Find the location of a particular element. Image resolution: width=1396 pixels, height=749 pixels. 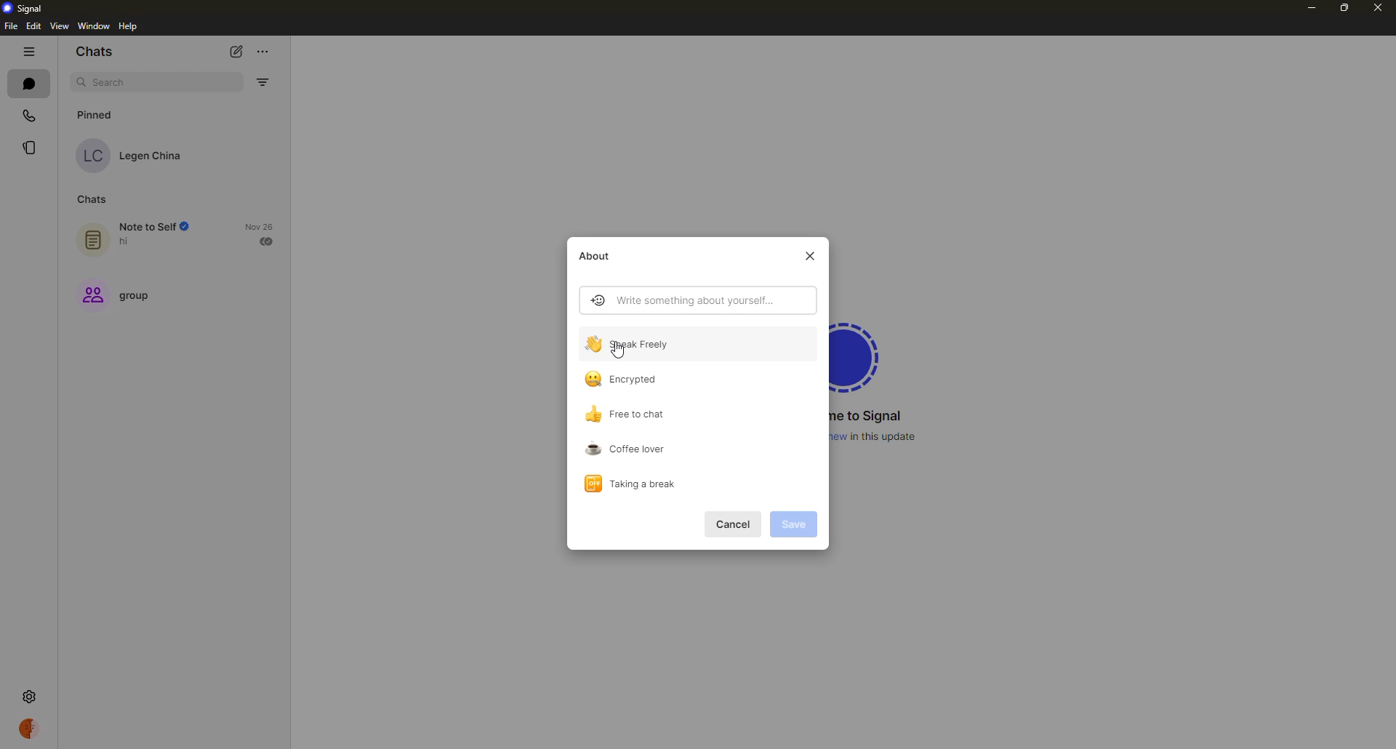

filter is located at coordinates (262, 82).